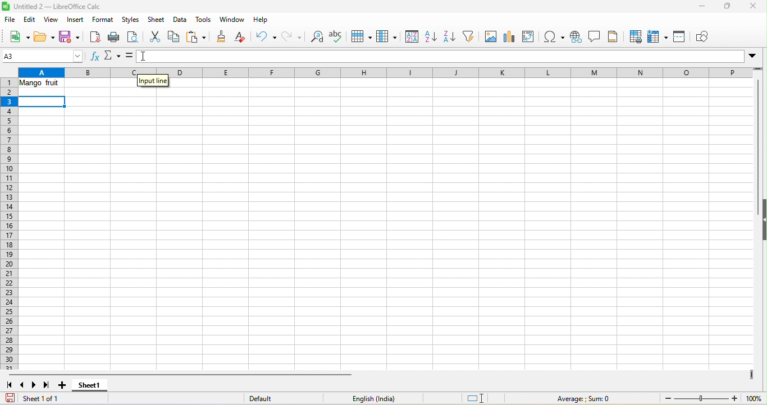 This screenshot has height=405, width=767. I want to click on chart, so click(509, 36).